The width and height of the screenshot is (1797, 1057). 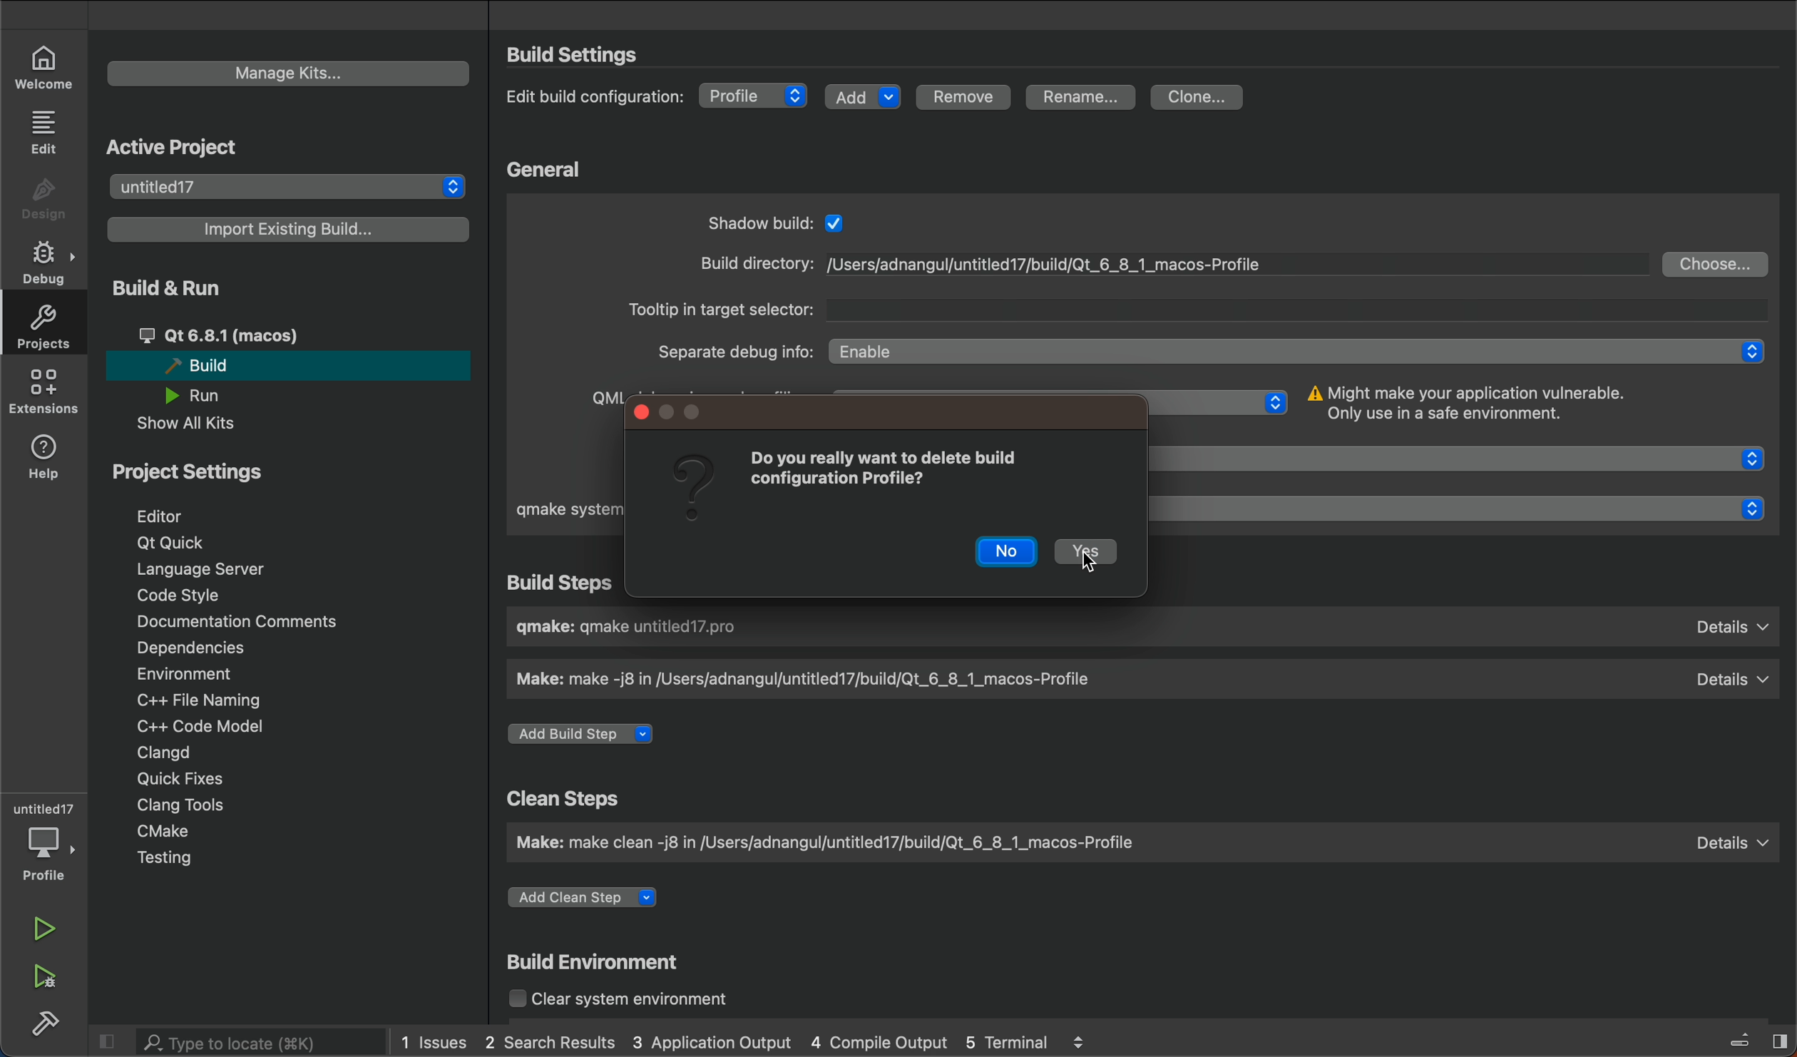 I want to click on run, so click(x=207, y=395).